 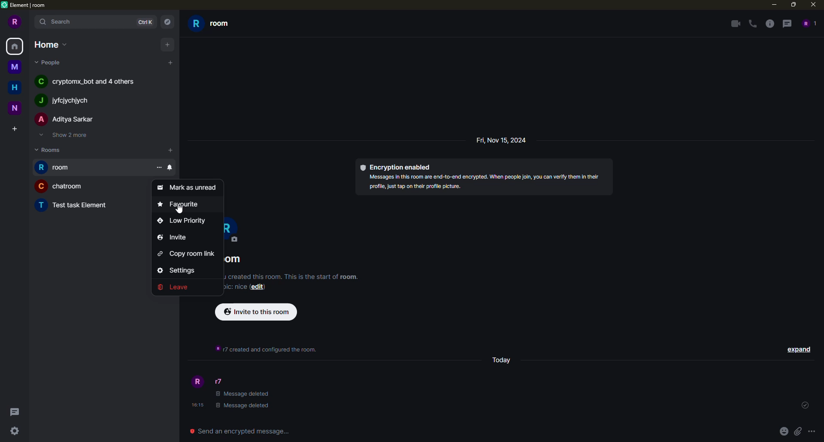 I want to click on T Test task Element, so click(x=68, y=205).